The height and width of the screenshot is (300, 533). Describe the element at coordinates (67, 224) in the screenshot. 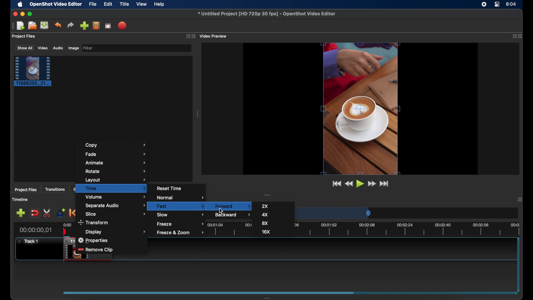

I see `0.00` at that location.